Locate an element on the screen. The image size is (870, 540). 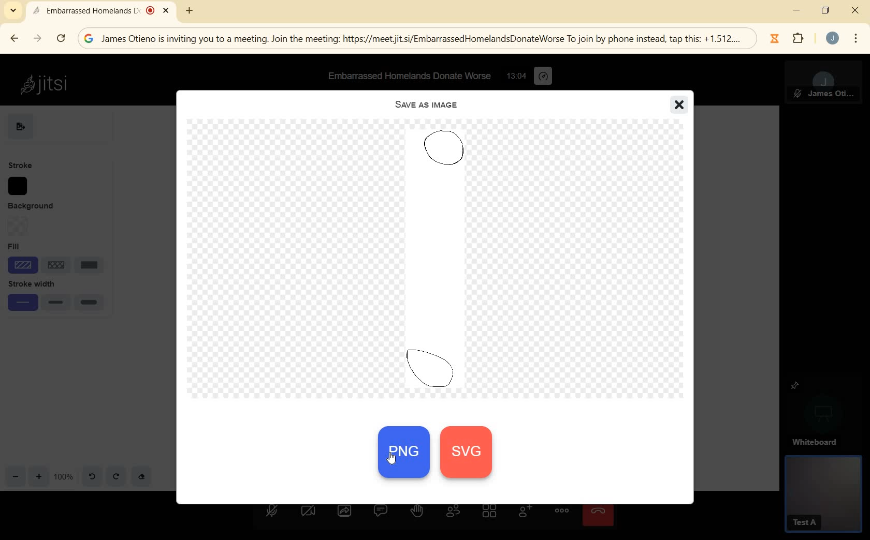
Embarrassed Homelands Donate Worse is located at coordinates (410, 76).